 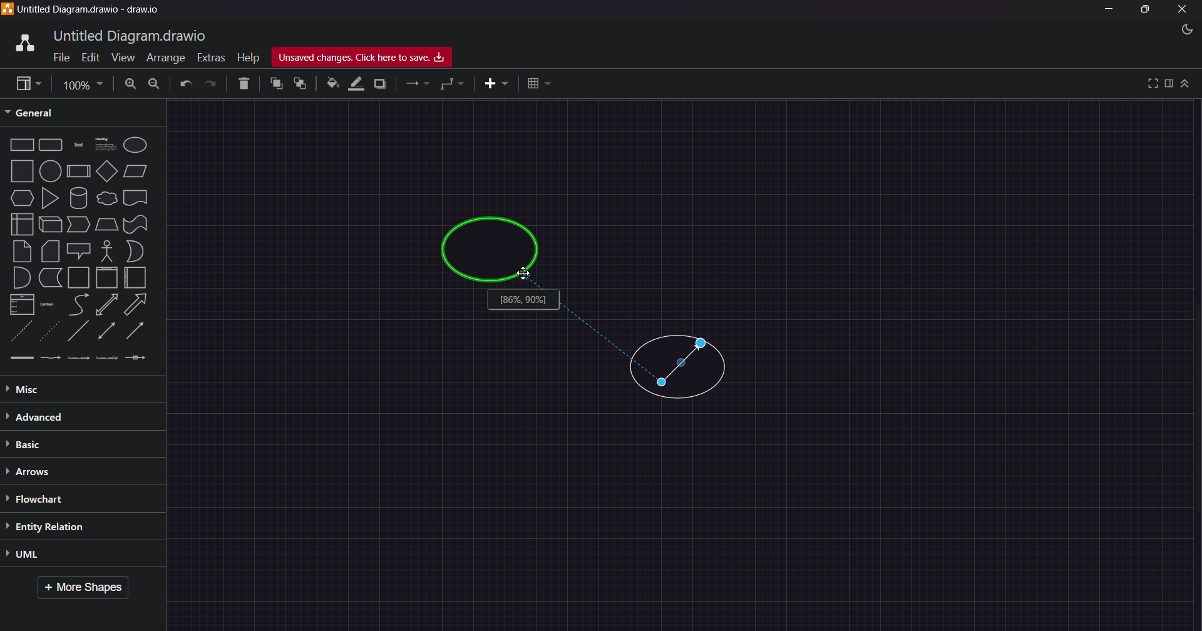 I want to click on view, so click(x=25, y=83).